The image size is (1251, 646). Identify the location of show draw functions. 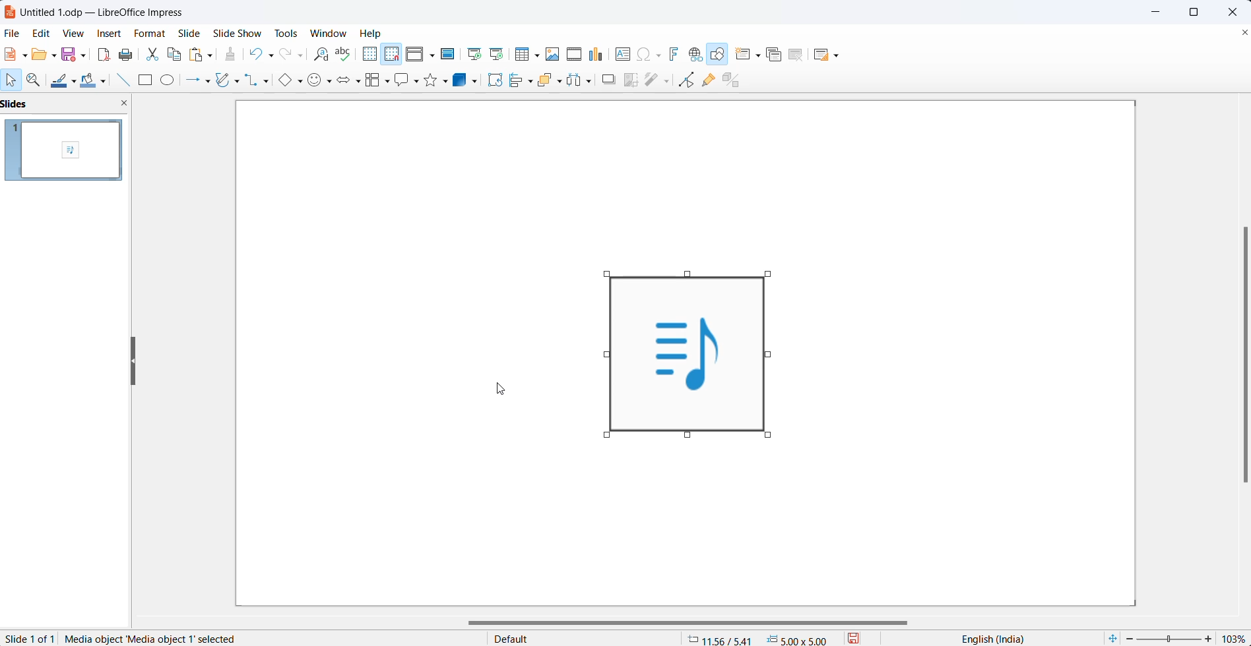
(719, 54).